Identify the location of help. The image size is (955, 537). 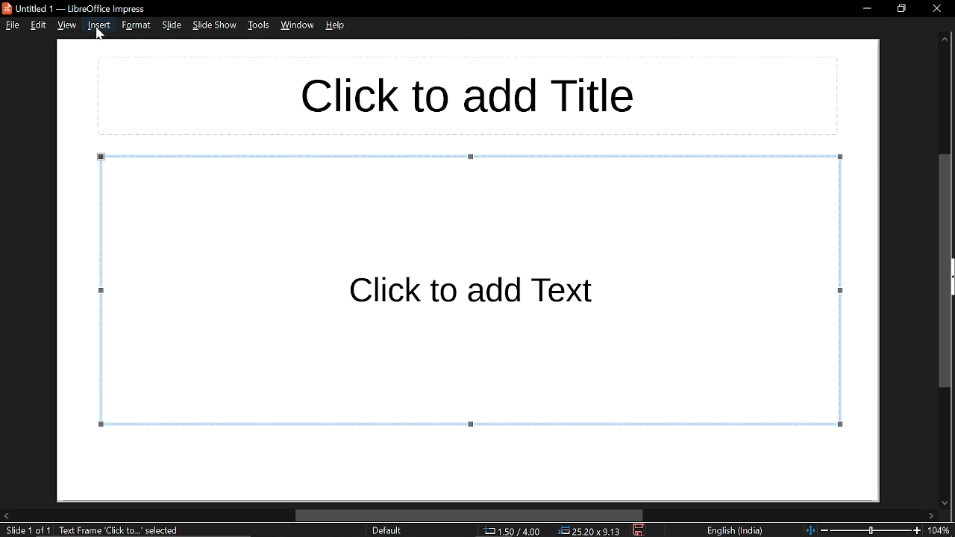
(338, 25).